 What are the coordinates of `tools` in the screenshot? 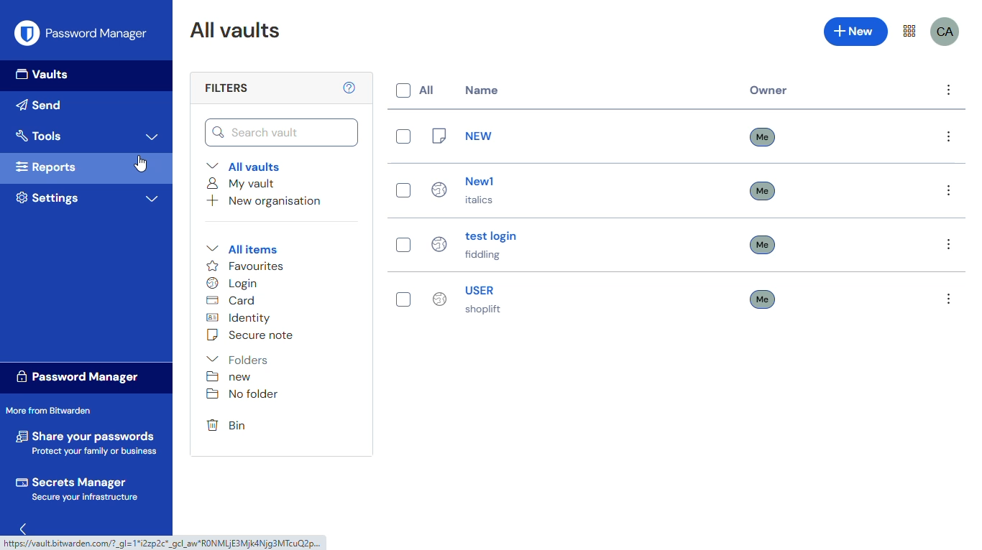 It's located at (40, 135).